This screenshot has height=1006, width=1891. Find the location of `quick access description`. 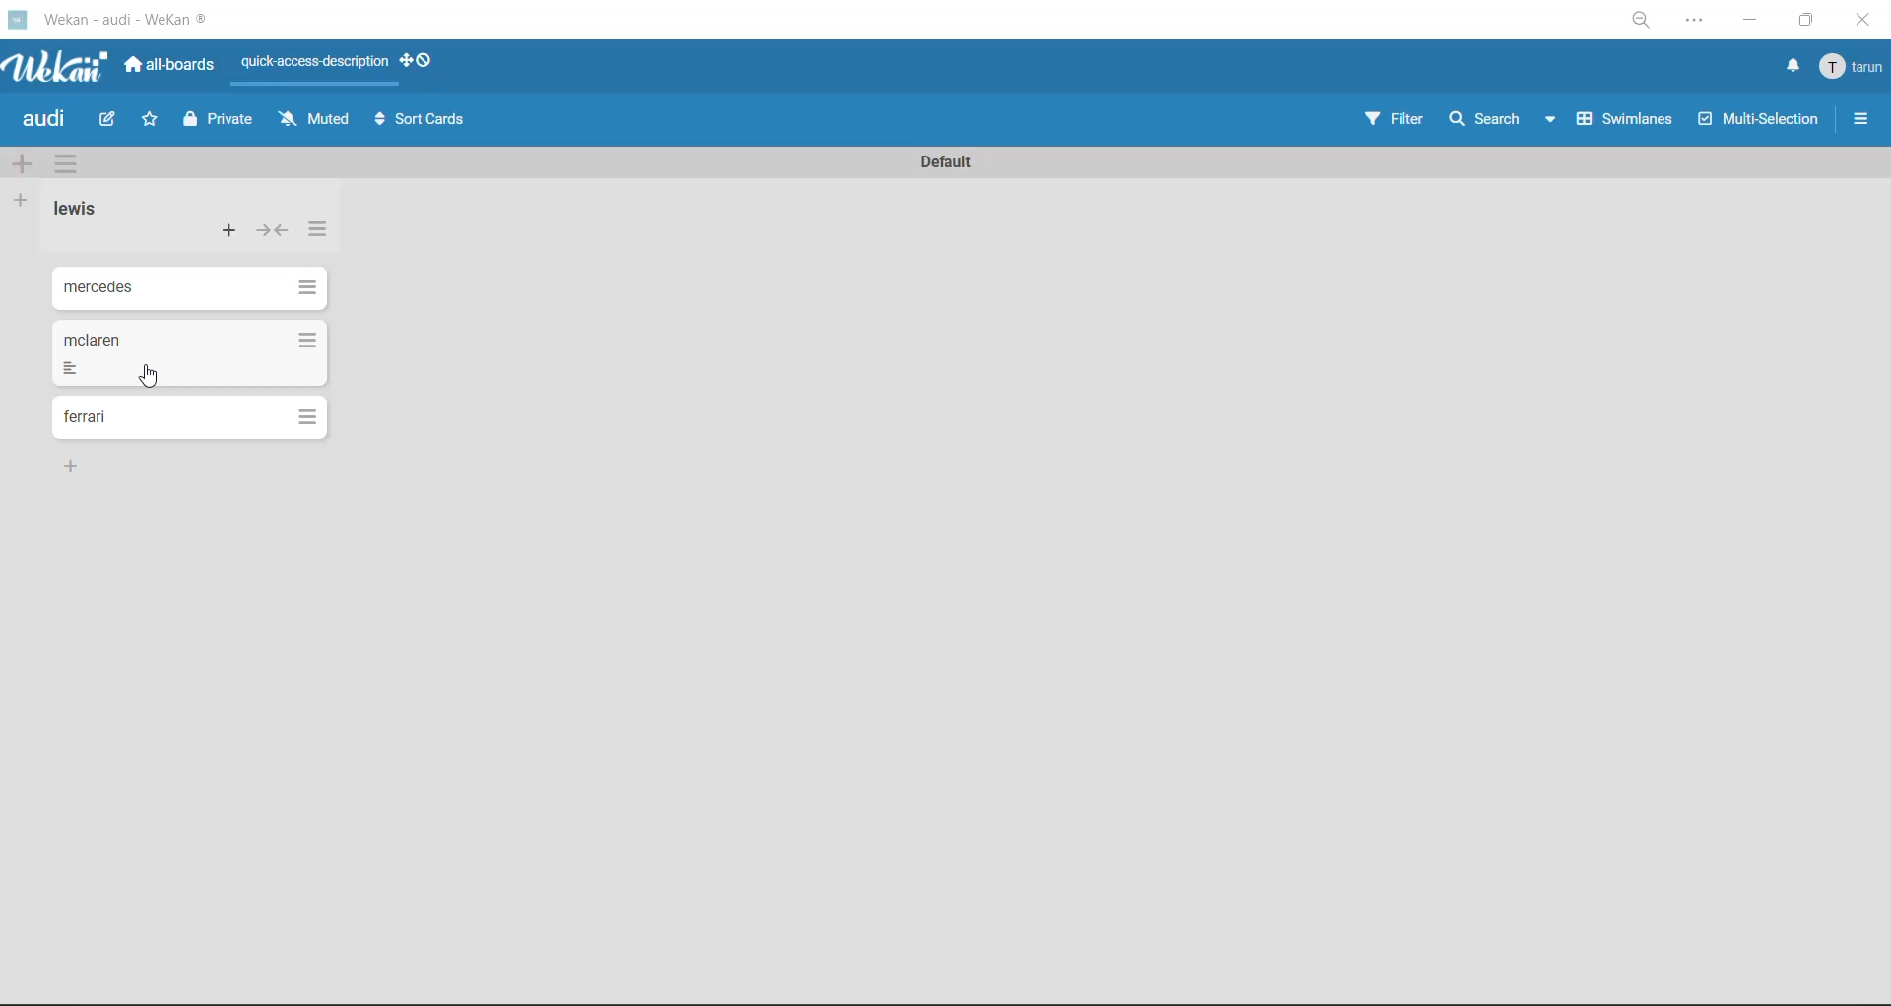

quick access description is located at coordinates (316, 63).